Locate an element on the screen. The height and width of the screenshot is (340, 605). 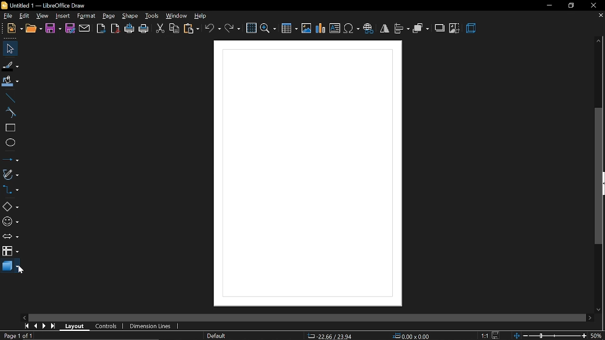
minimize is located at coordinates (548, 6).